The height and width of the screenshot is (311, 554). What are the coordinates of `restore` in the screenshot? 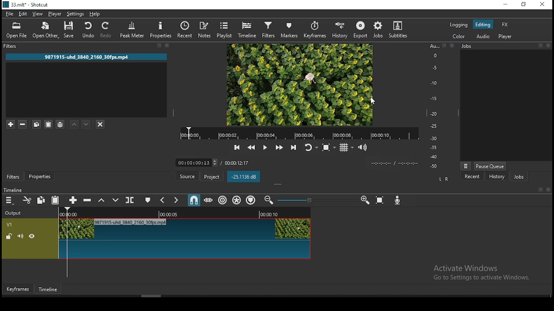 It's located at (524, 4).